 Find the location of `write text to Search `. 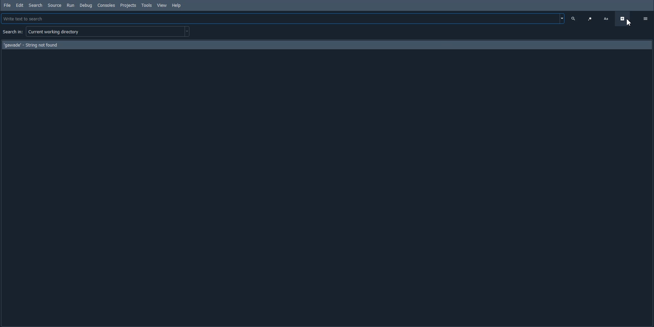

write text to Search  is located at coordinates (284, 18).